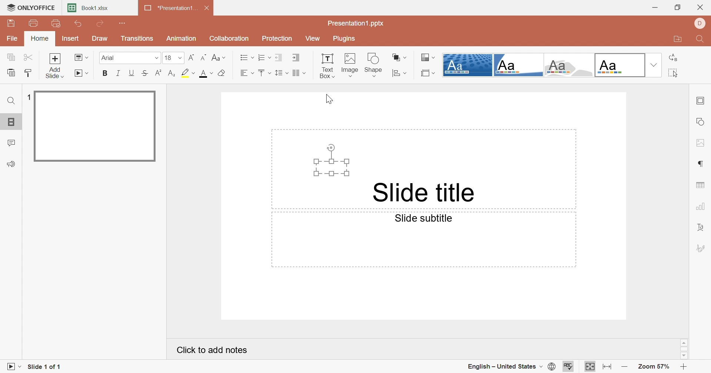  Describe the element at coordinates (207, 7) in the screenshot. I see `Close` at that location.